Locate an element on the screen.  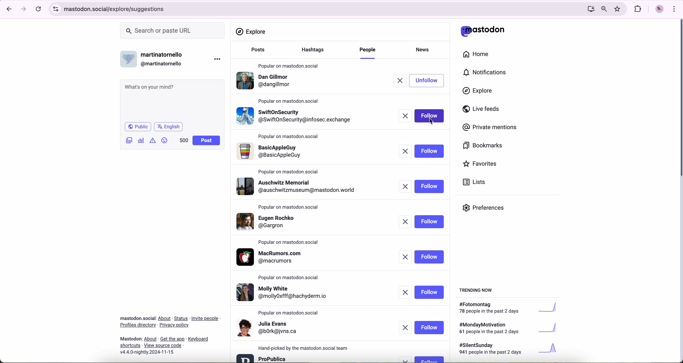
profile picture is located at coordinates (658, 10).